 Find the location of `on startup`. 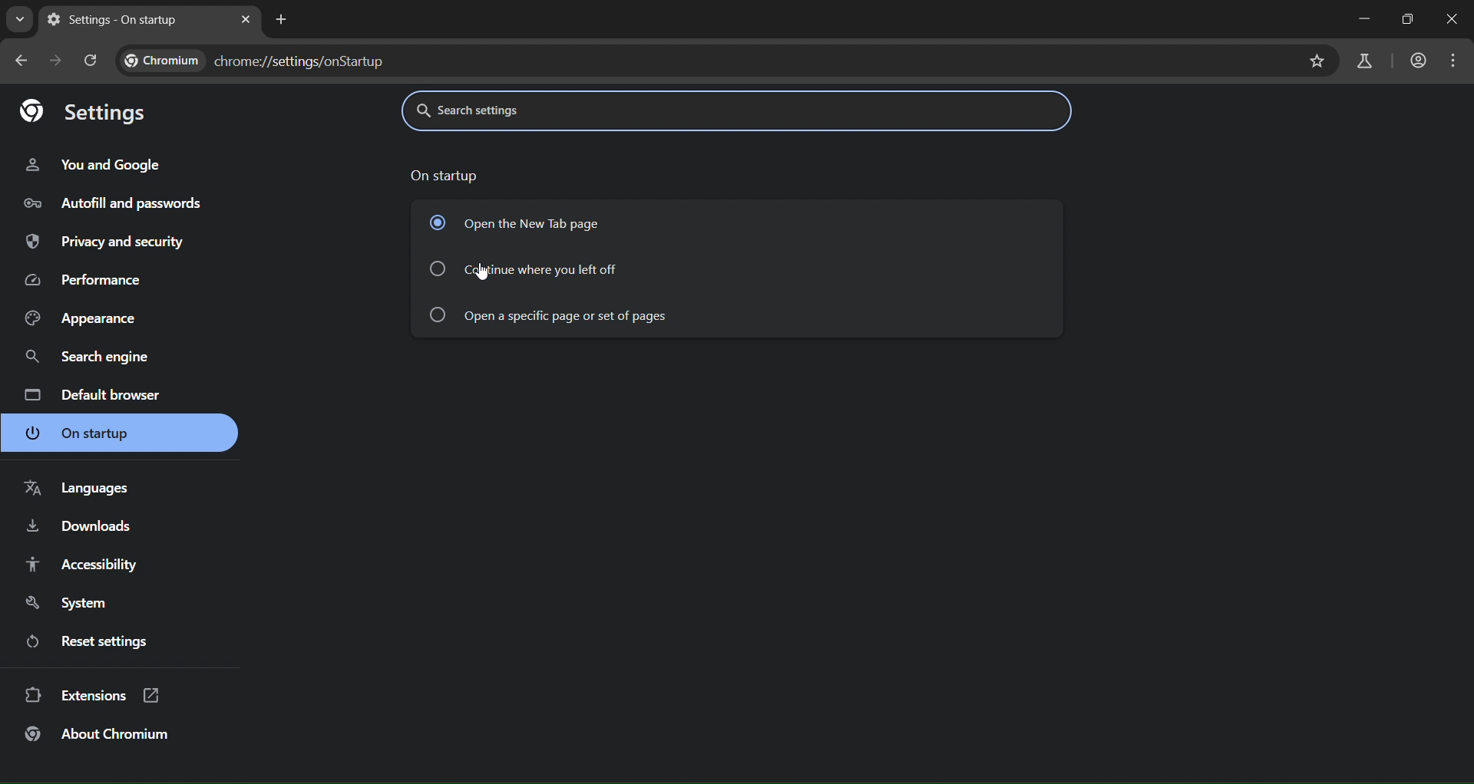

on startup is located at coordinates (450, 176).